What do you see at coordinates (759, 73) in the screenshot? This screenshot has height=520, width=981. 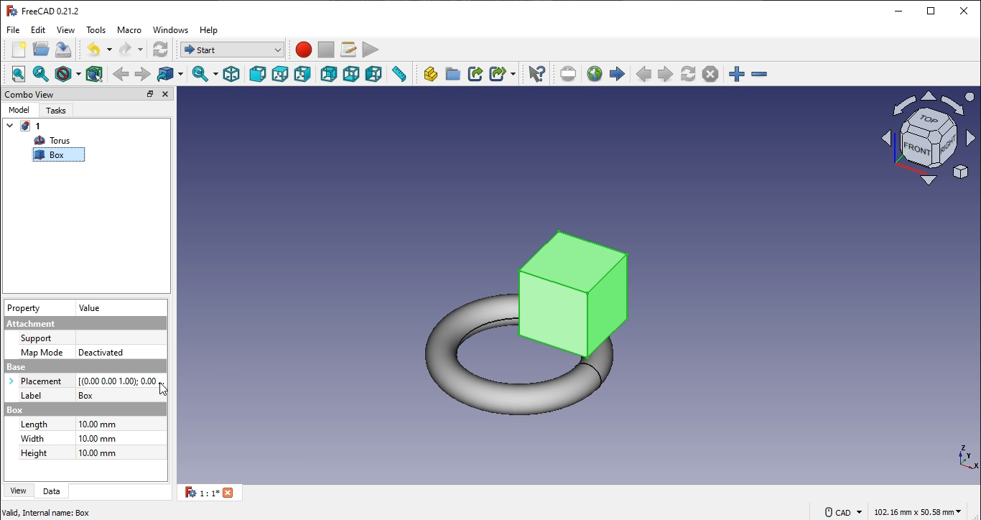 I see `zoom in` at bounding box center [759, 73].